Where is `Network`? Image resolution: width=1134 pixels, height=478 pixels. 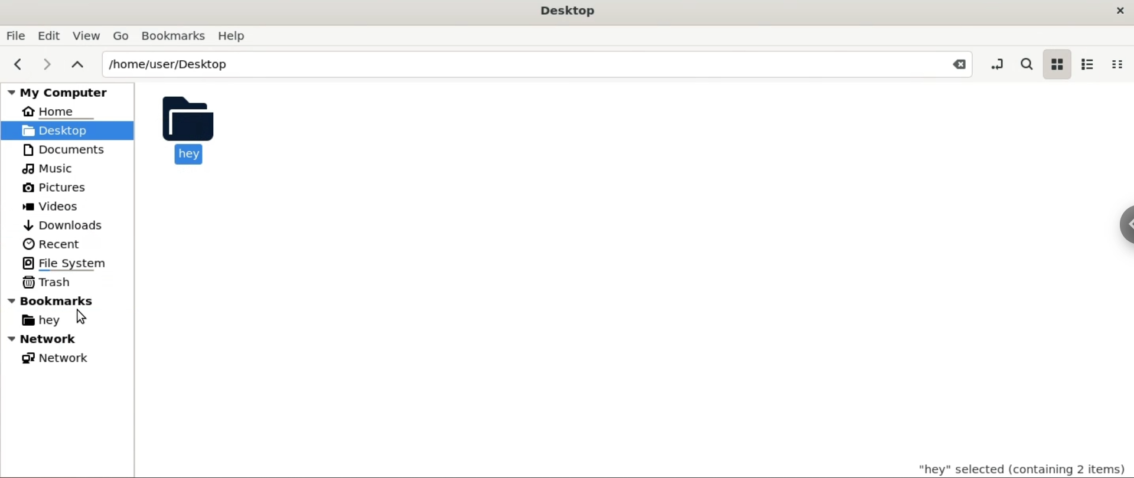
Network is located at coordinates (60, 341).